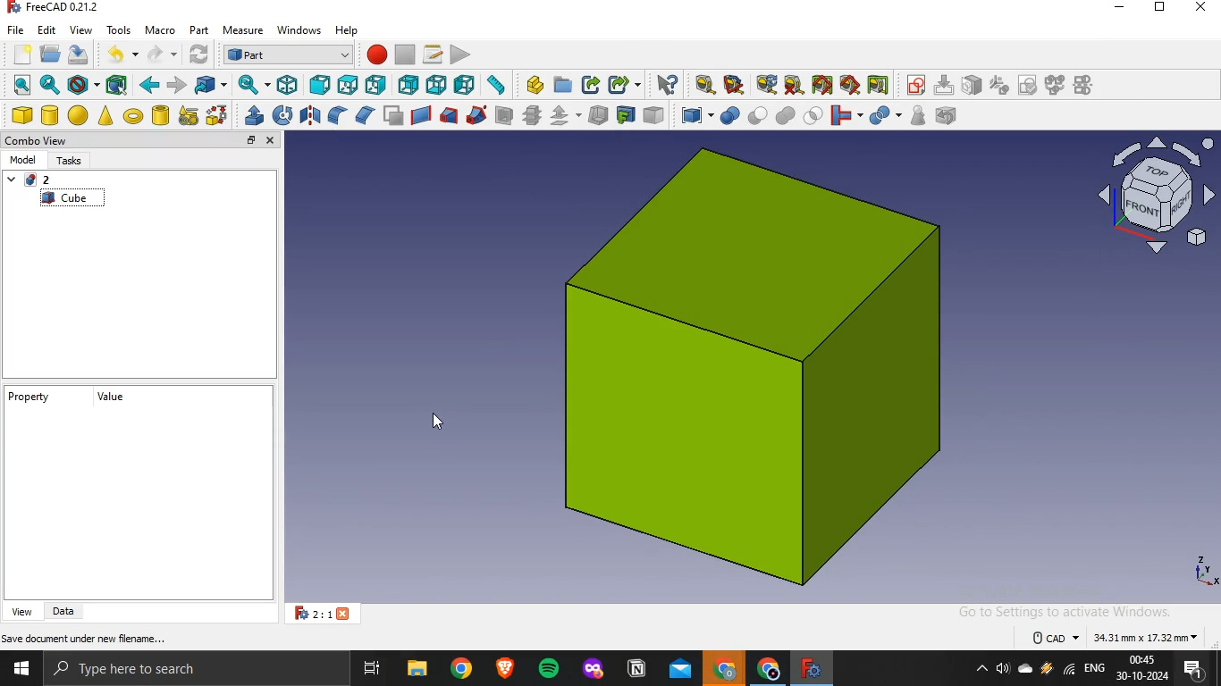 Image resolution: width=1221 pixels, height=686 pixels. What do you see at coordinates (79, 115) in the screenshot?
I see `sphere` at bounding box center [79, 115].